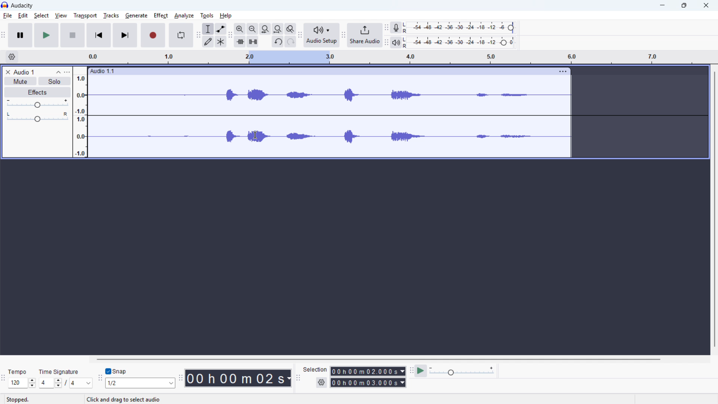  I want to click on Mute, so click(20, 81).